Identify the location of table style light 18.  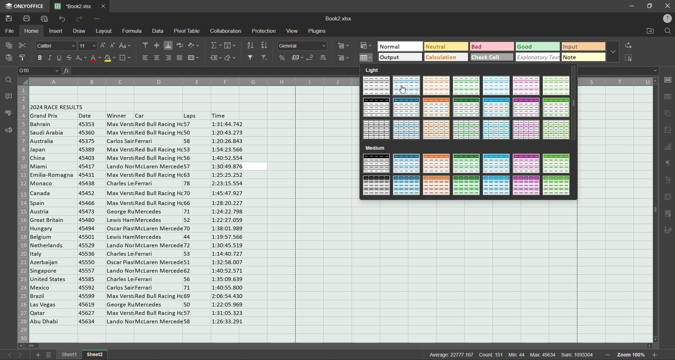
(468, 130).